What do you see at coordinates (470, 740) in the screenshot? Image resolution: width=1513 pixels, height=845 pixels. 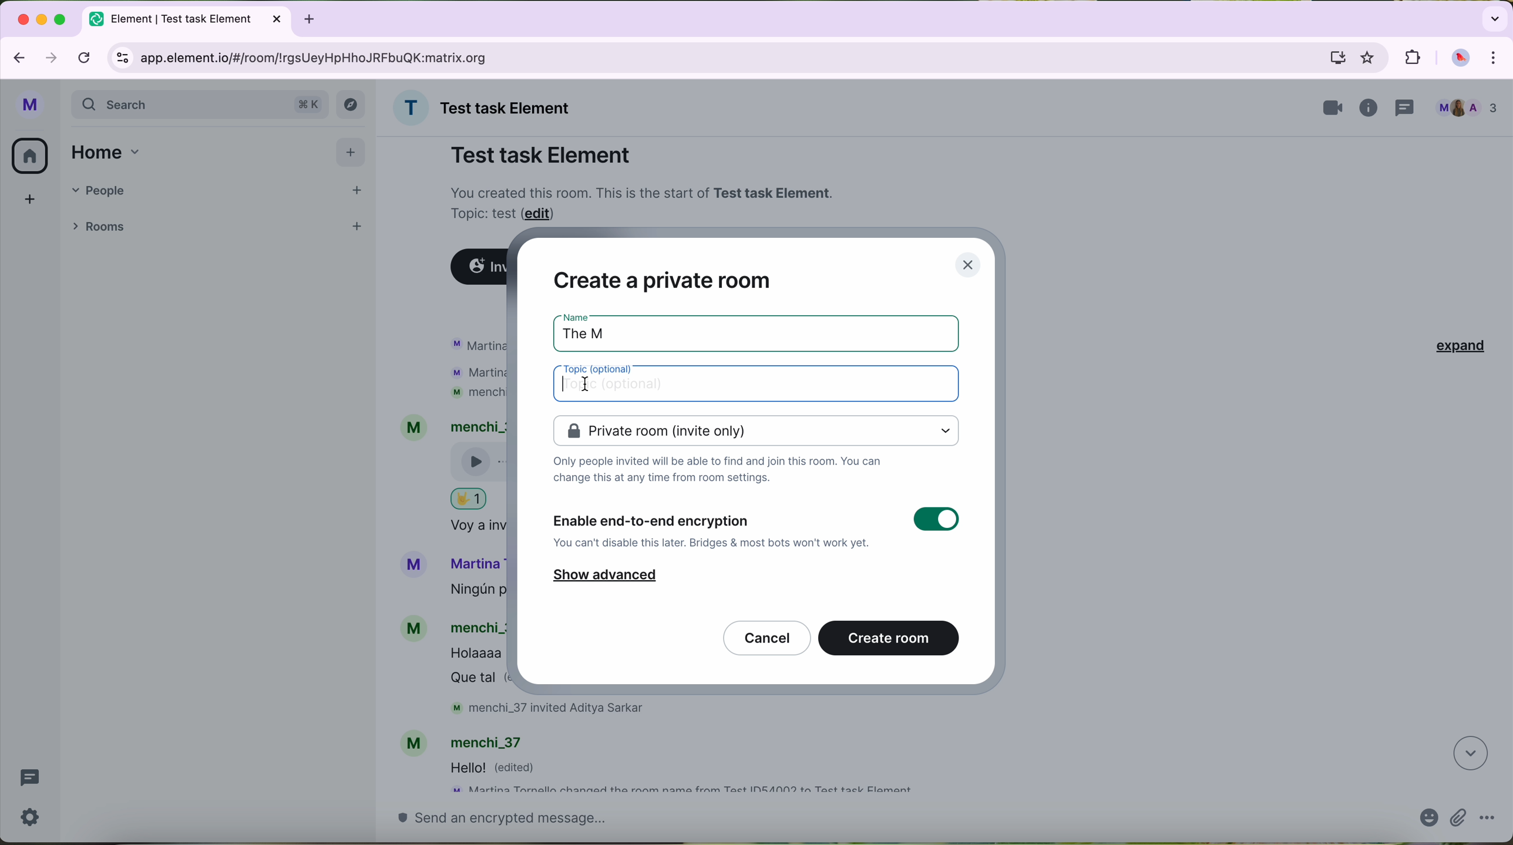 I see `account` at bounding box center [470, 740].